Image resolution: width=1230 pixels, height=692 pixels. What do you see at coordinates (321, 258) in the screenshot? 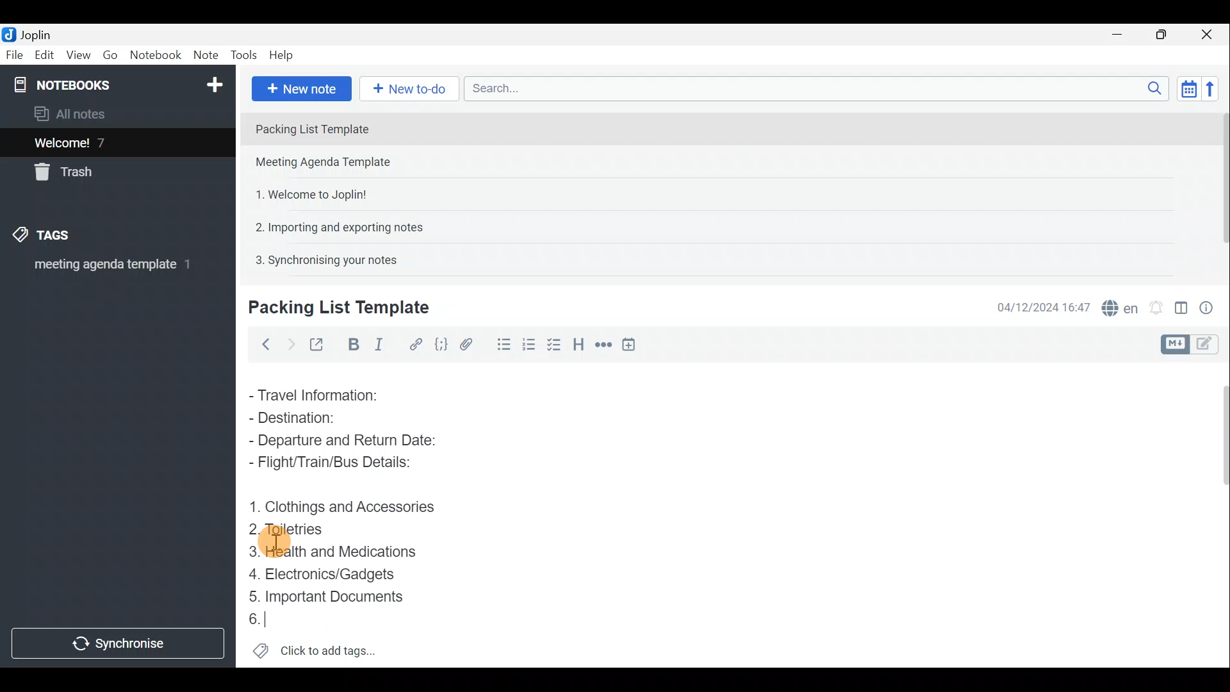
I see `Note 5` at bounding box center [321, 258].